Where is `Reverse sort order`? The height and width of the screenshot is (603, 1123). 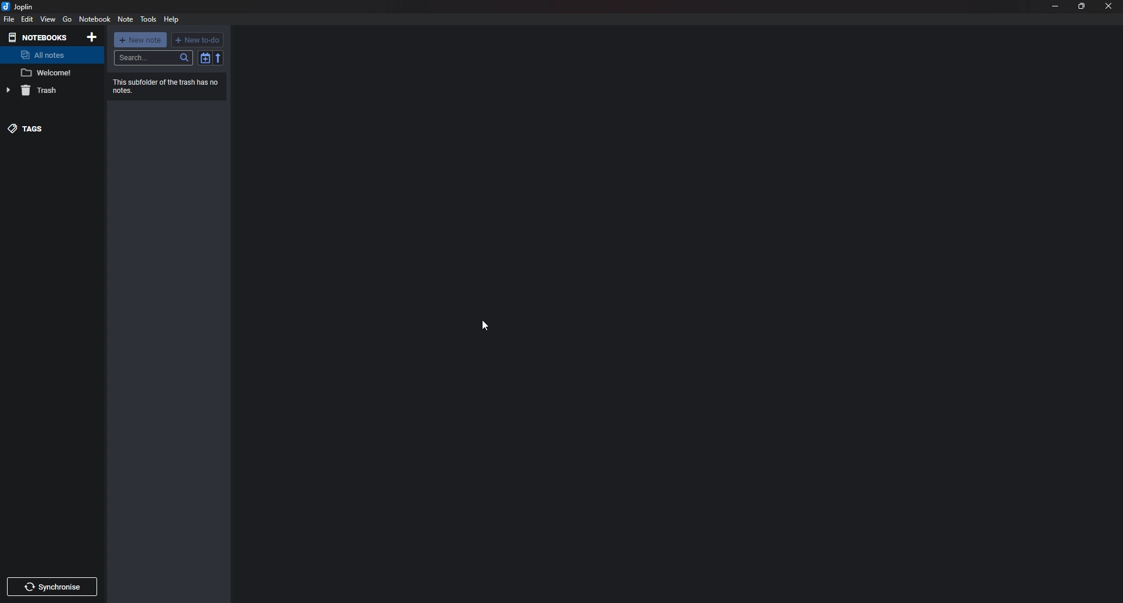 Reverse sort order is located at coordinates (218, 59).